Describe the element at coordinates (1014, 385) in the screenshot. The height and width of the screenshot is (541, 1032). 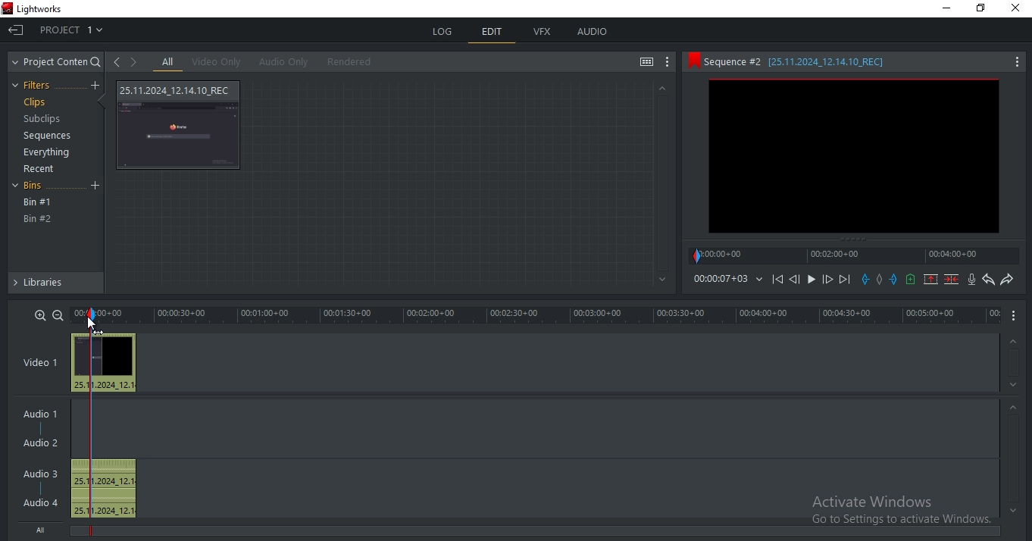
I see `Down` at that location.